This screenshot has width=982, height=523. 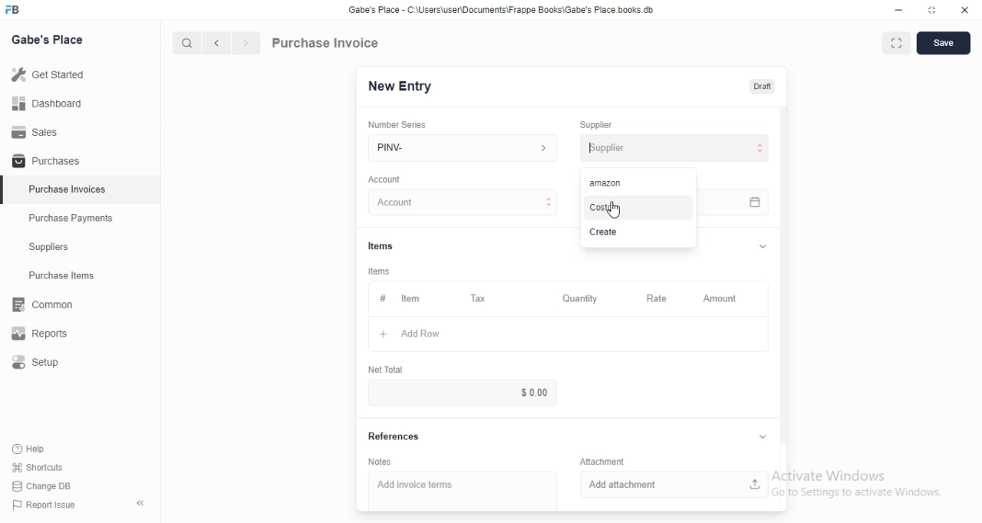 What do you see at coordinates (326, 42) in the screenshot?
I see `Purchase Invoice` at bounding box center [326, 42].